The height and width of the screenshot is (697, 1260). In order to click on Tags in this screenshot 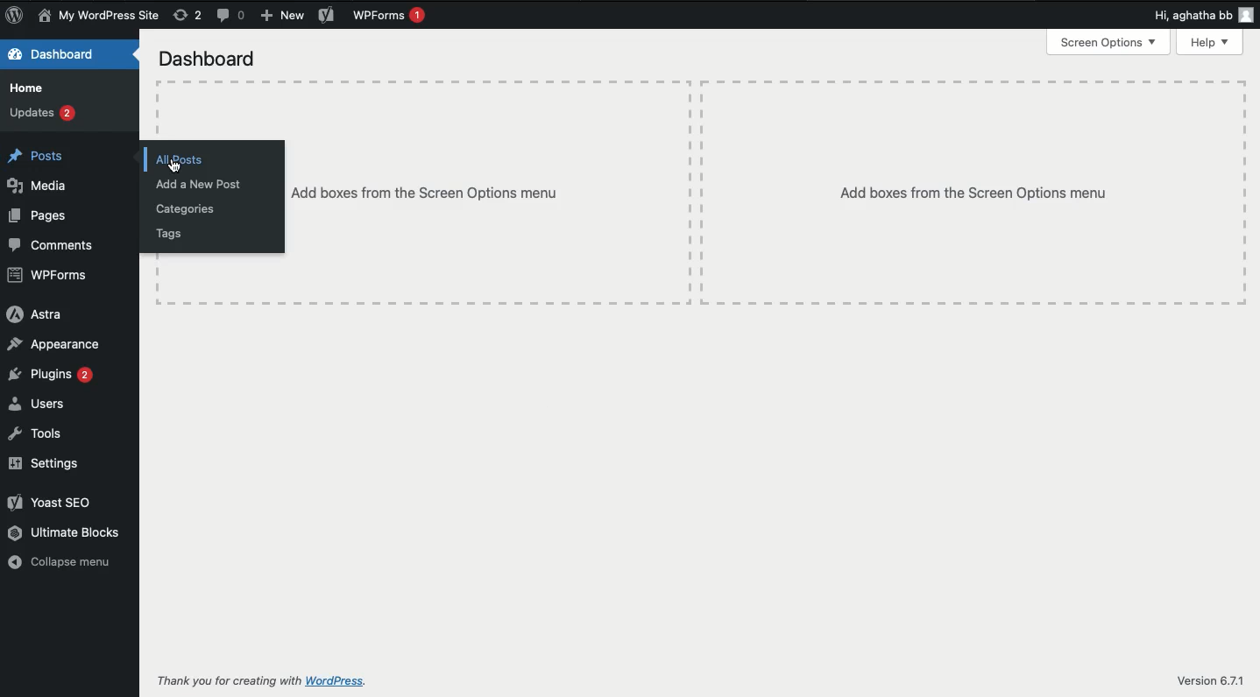, I will do `click(173, 233)`.